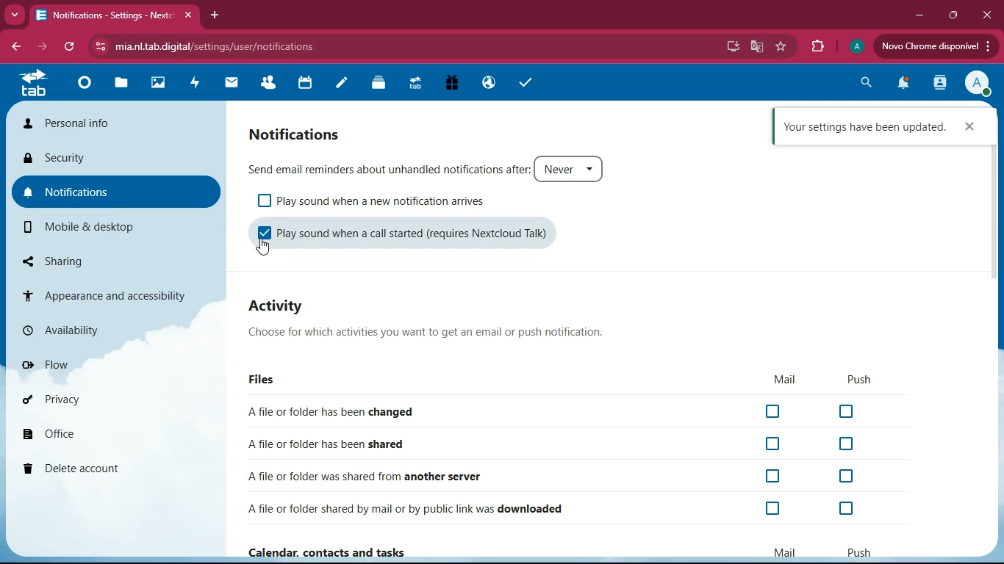 This screenshot has height=564, width=1004. What do you see at coordinates (818, 45) in the screenshot?
I see `extensions` at bounding box center [818, 45].